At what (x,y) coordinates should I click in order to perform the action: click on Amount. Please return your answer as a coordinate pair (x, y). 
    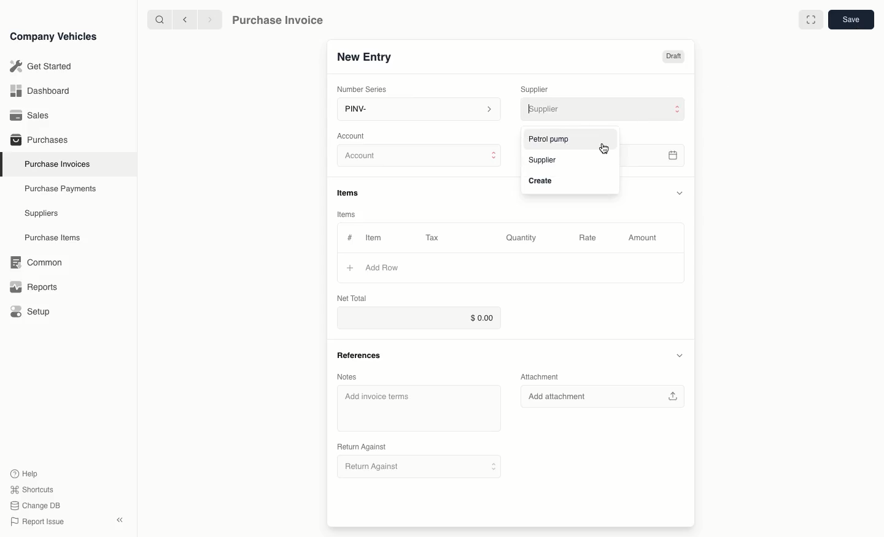
    Looking at the image, I should click on (645, 238).